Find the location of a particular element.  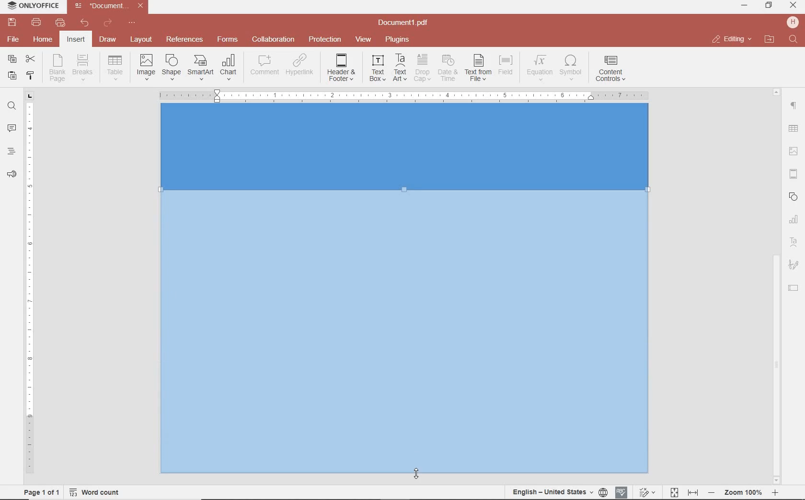

 is located at coordinates (404, 148).